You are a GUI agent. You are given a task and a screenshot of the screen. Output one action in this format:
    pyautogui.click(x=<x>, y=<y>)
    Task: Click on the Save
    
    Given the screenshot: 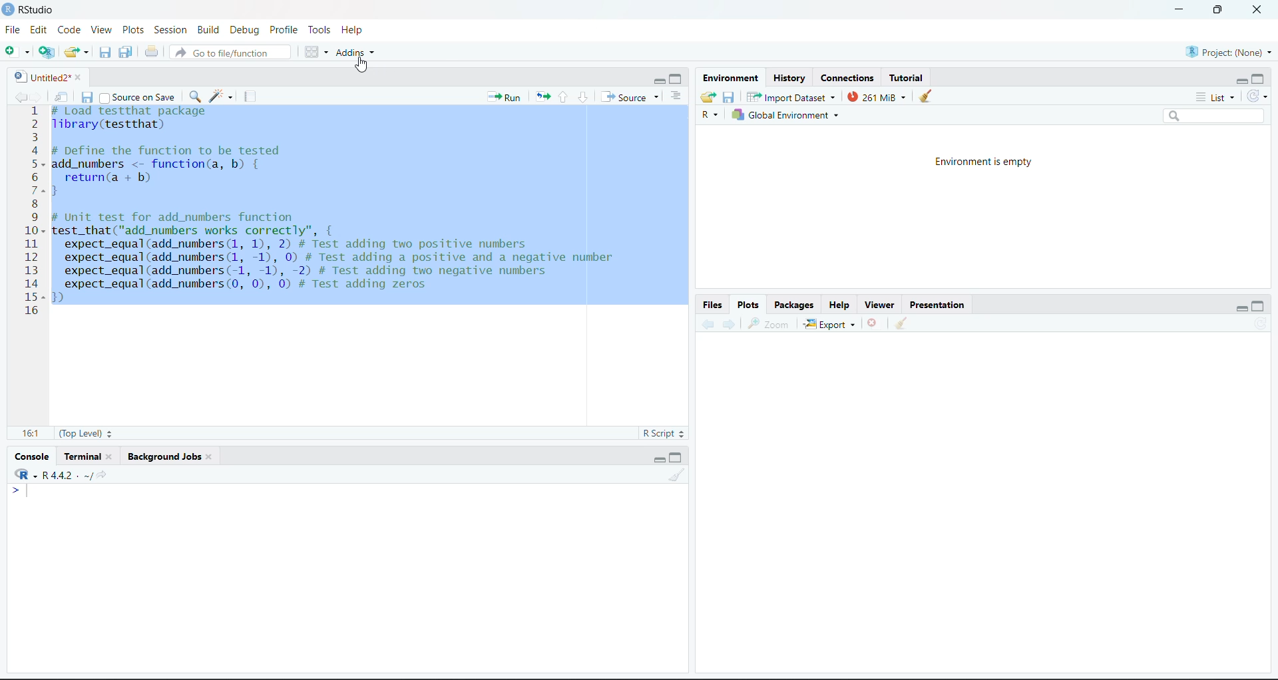 What is the action you would take?
    pyautogui.click(x=87, y=98)
    